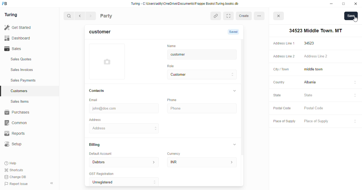 The image size is (362, 190). I want to click on collapse, so click(234, 91).